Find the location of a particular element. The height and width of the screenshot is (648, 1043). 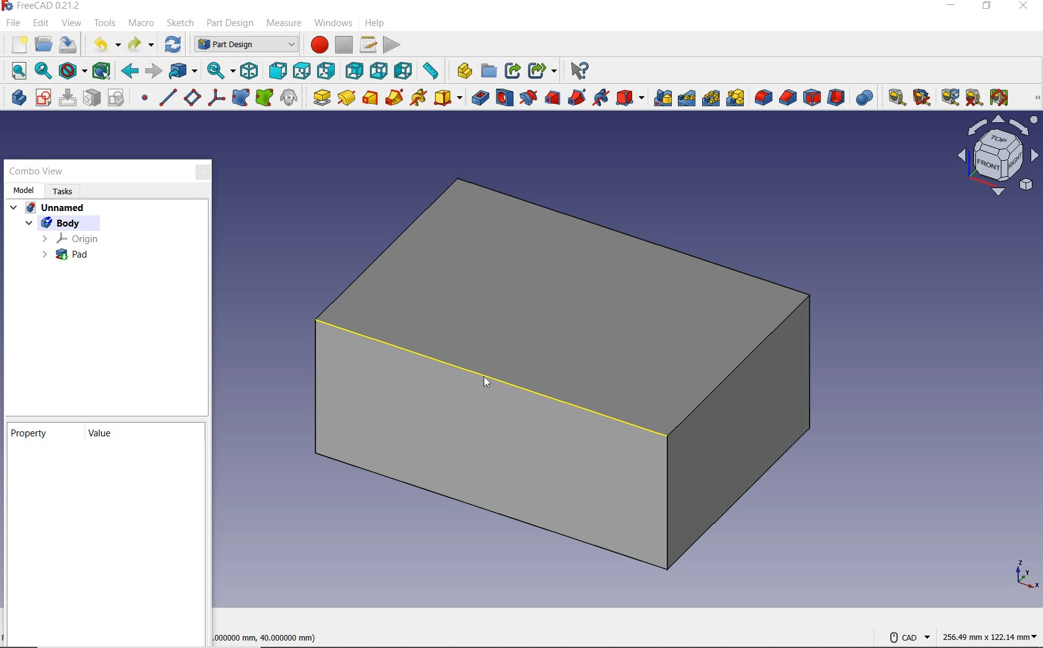

sync view is located at coordinates (220, 70).